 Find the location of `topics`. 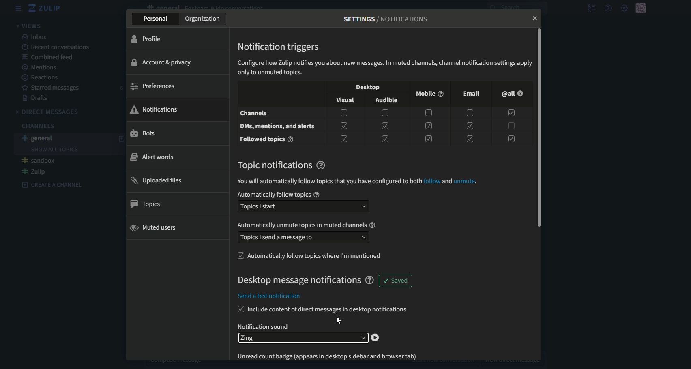

topics is located at coordinates (148, 204).